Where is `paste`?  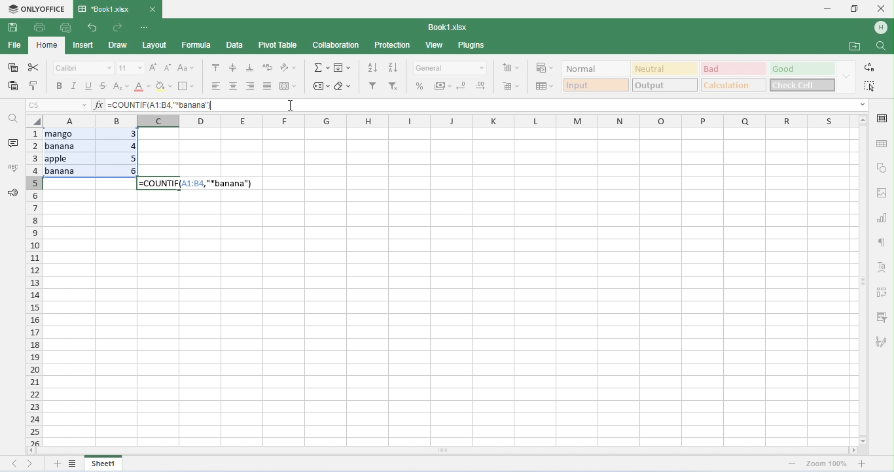 paste is located at coordinates (14, 86).